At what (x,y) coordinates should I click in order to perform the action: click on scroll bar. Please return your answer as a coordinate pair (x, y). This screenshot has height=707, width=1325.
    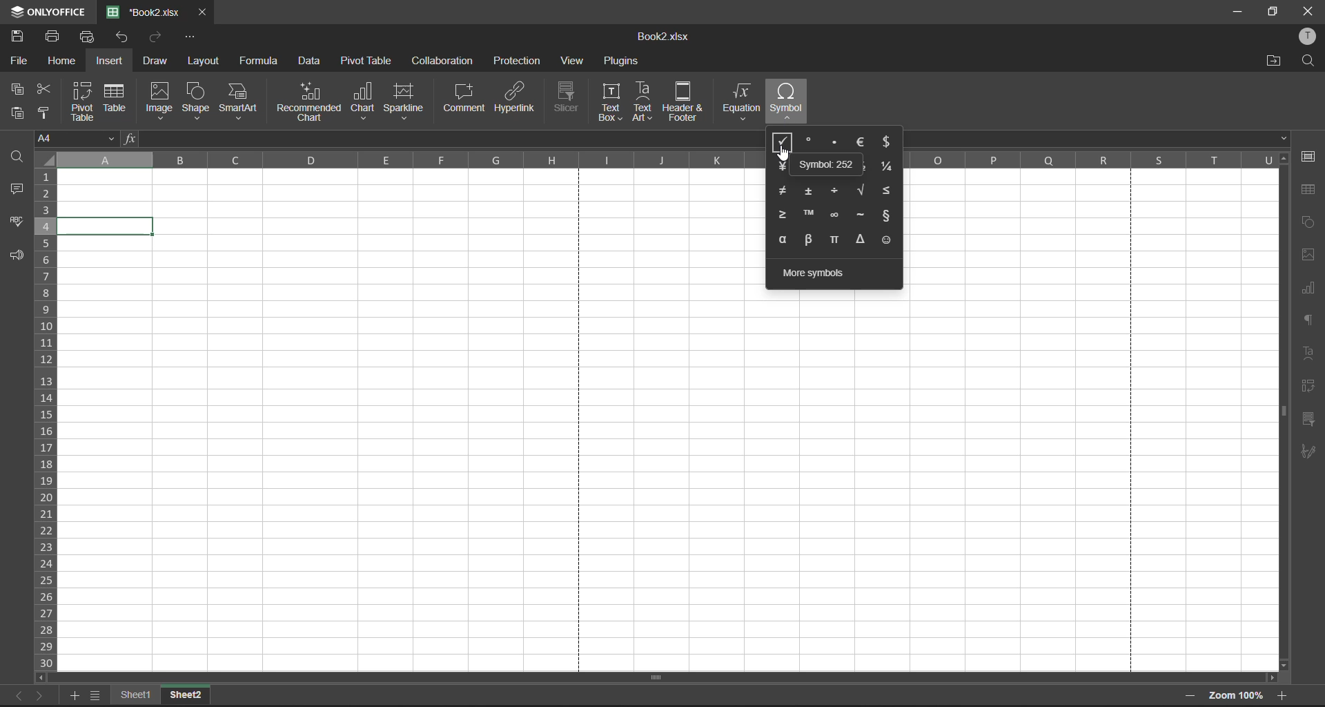
    Looking at the image, I should click on (1282, 413).